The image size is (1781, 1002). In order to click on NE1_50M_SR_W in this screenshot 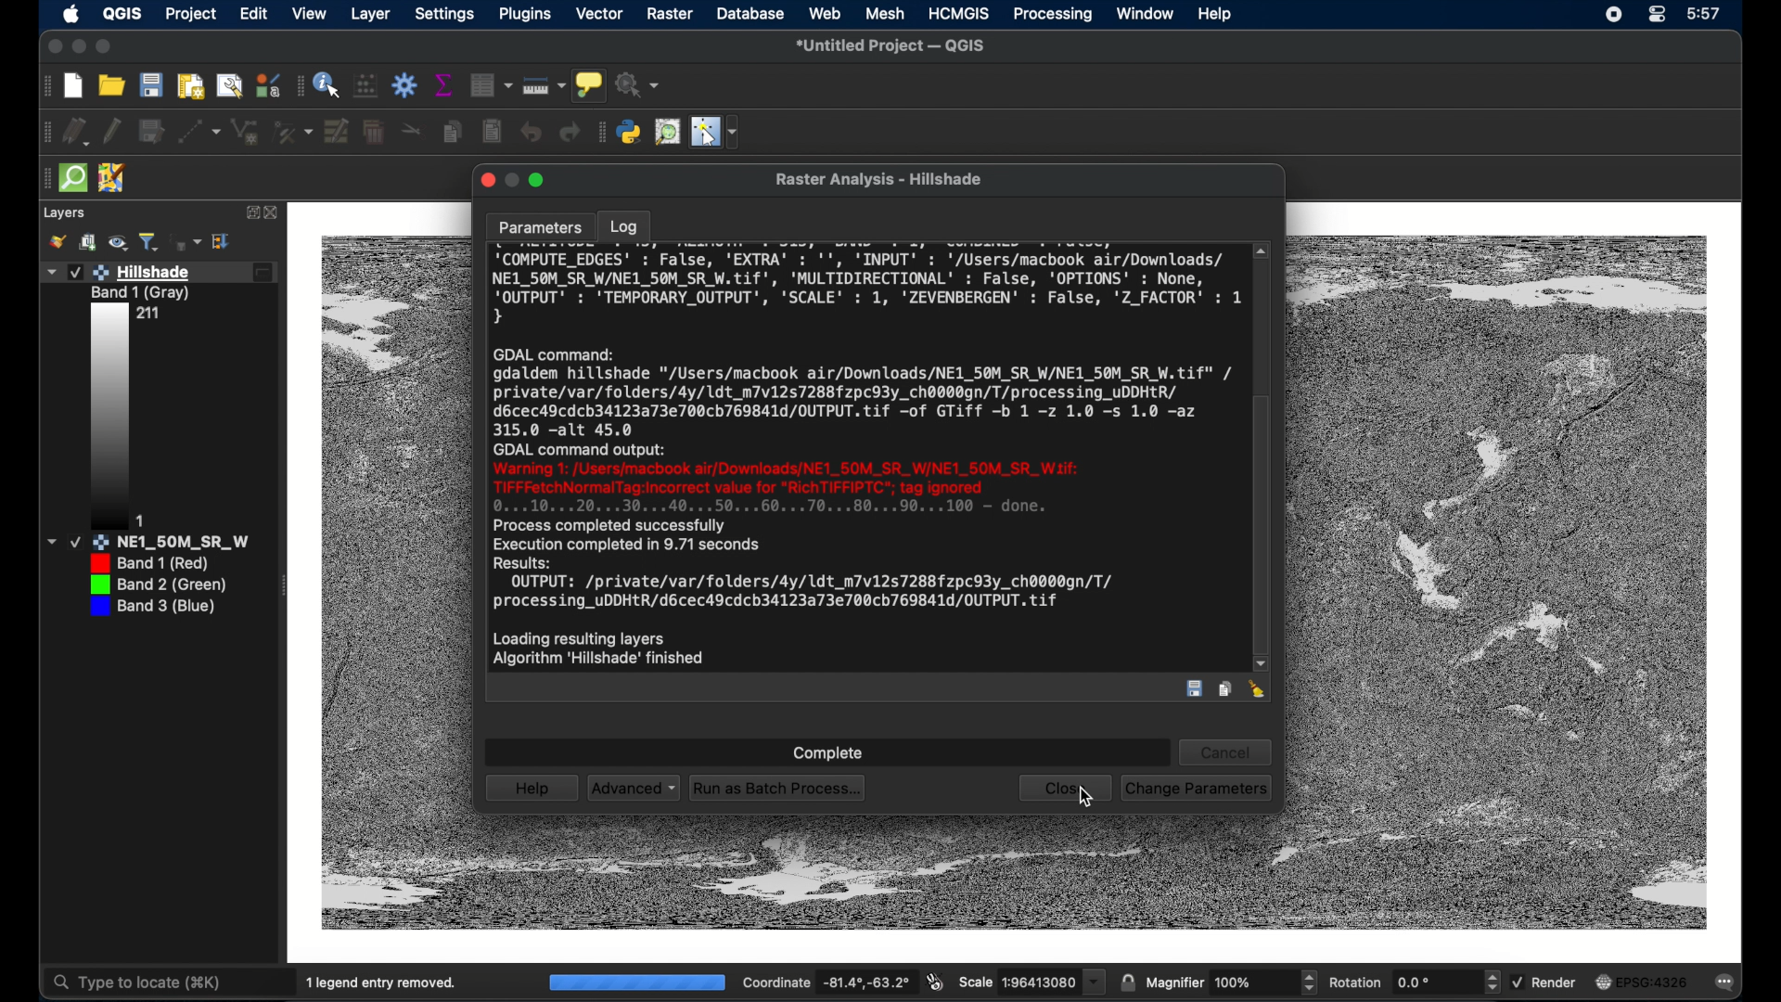, I will do `click(168, 544)`.